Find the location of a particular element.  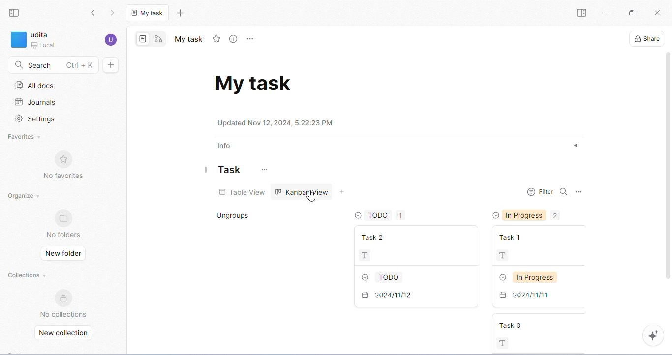

TODO is located at coordinates (410, 276).